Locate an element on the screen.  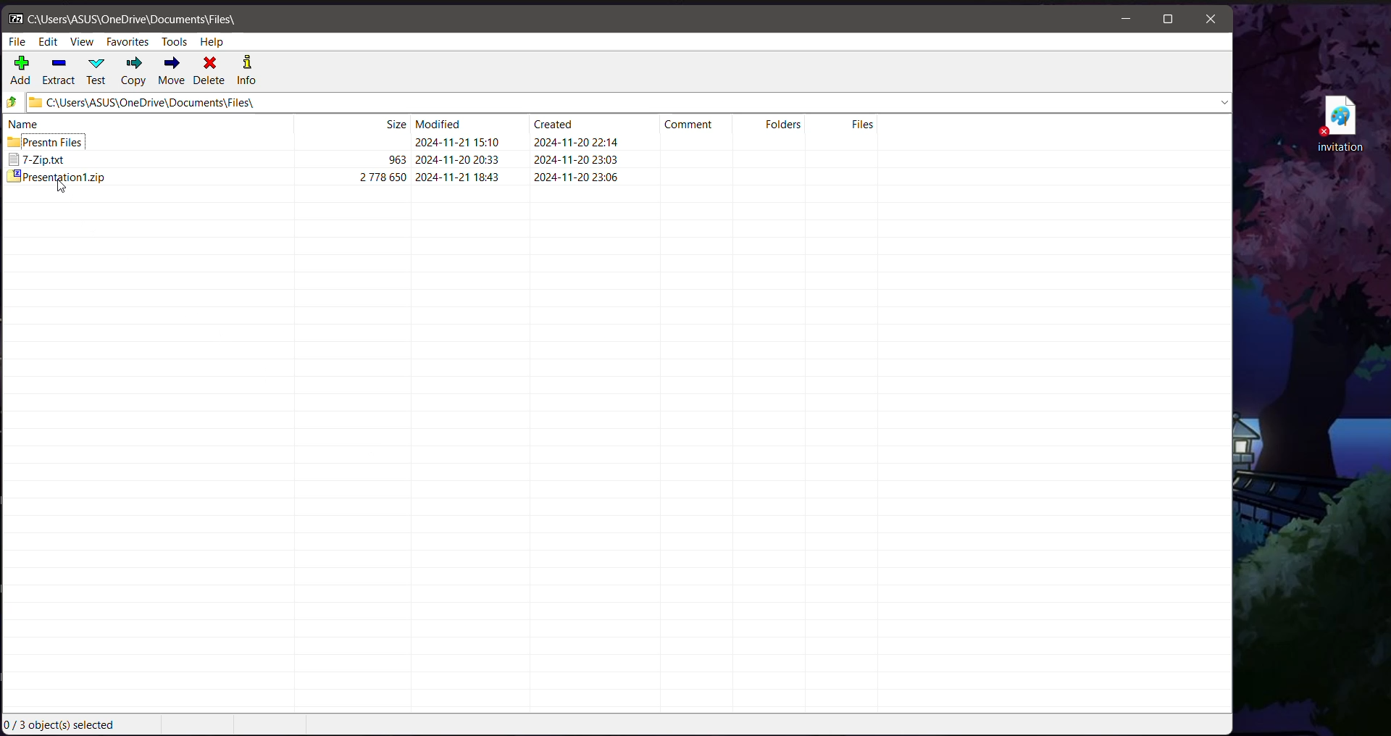
Extract is located at coordinates (59, 72).